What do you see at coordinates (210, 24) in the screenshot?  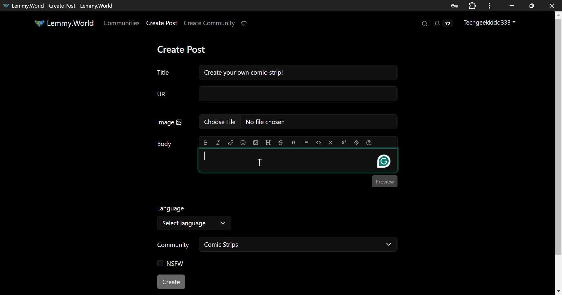 I see `Create Community Link` at bounding box center [210, 24].